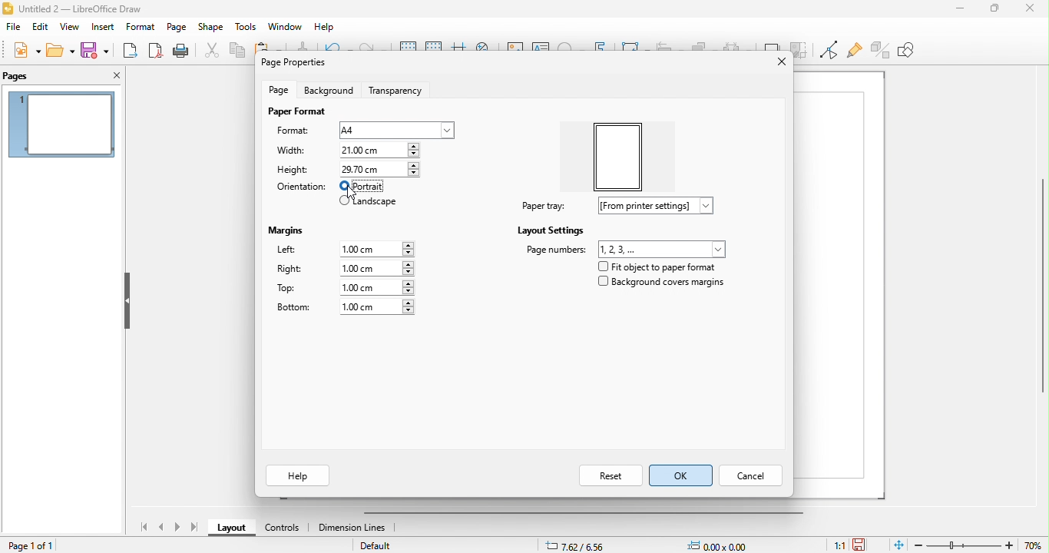  What do you see at coordinates (157, 51) in the screenshot?
I see `export as pdf` at bounding box center [157, 51].